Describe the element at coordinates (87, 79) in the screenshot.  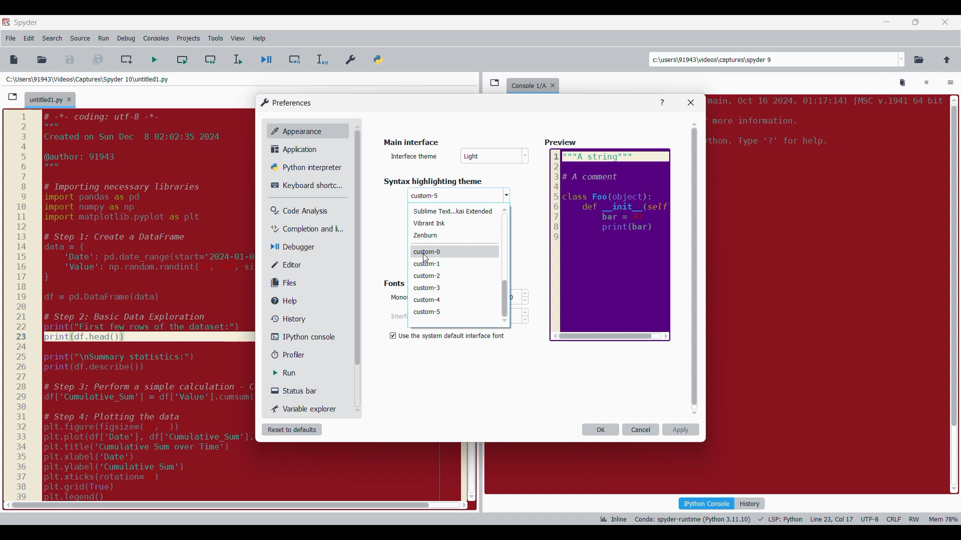
I see `File location` at that location.